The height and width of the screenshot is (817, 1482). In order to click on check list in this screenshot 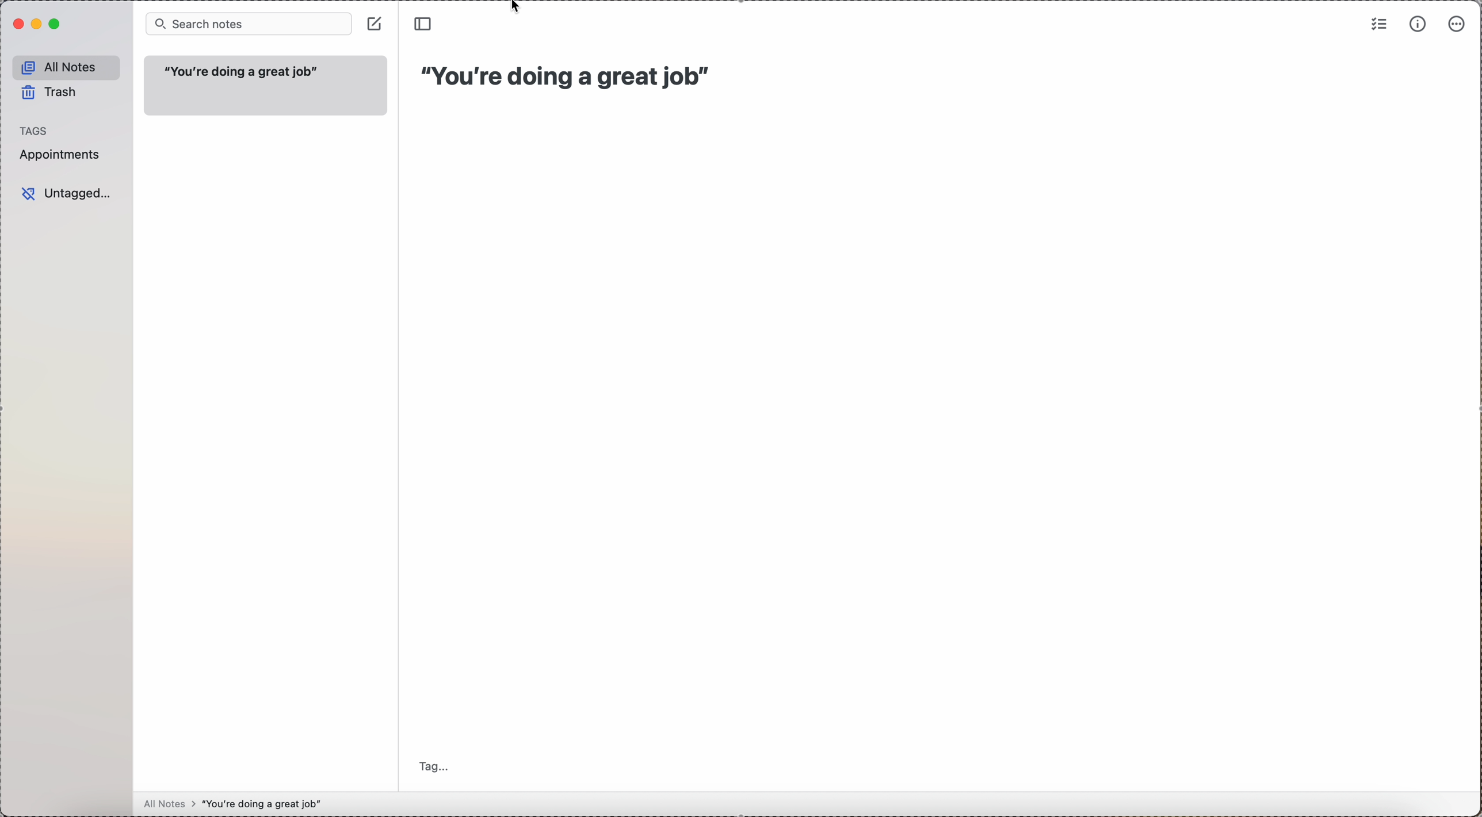, I will do `click(1378, 24)`.